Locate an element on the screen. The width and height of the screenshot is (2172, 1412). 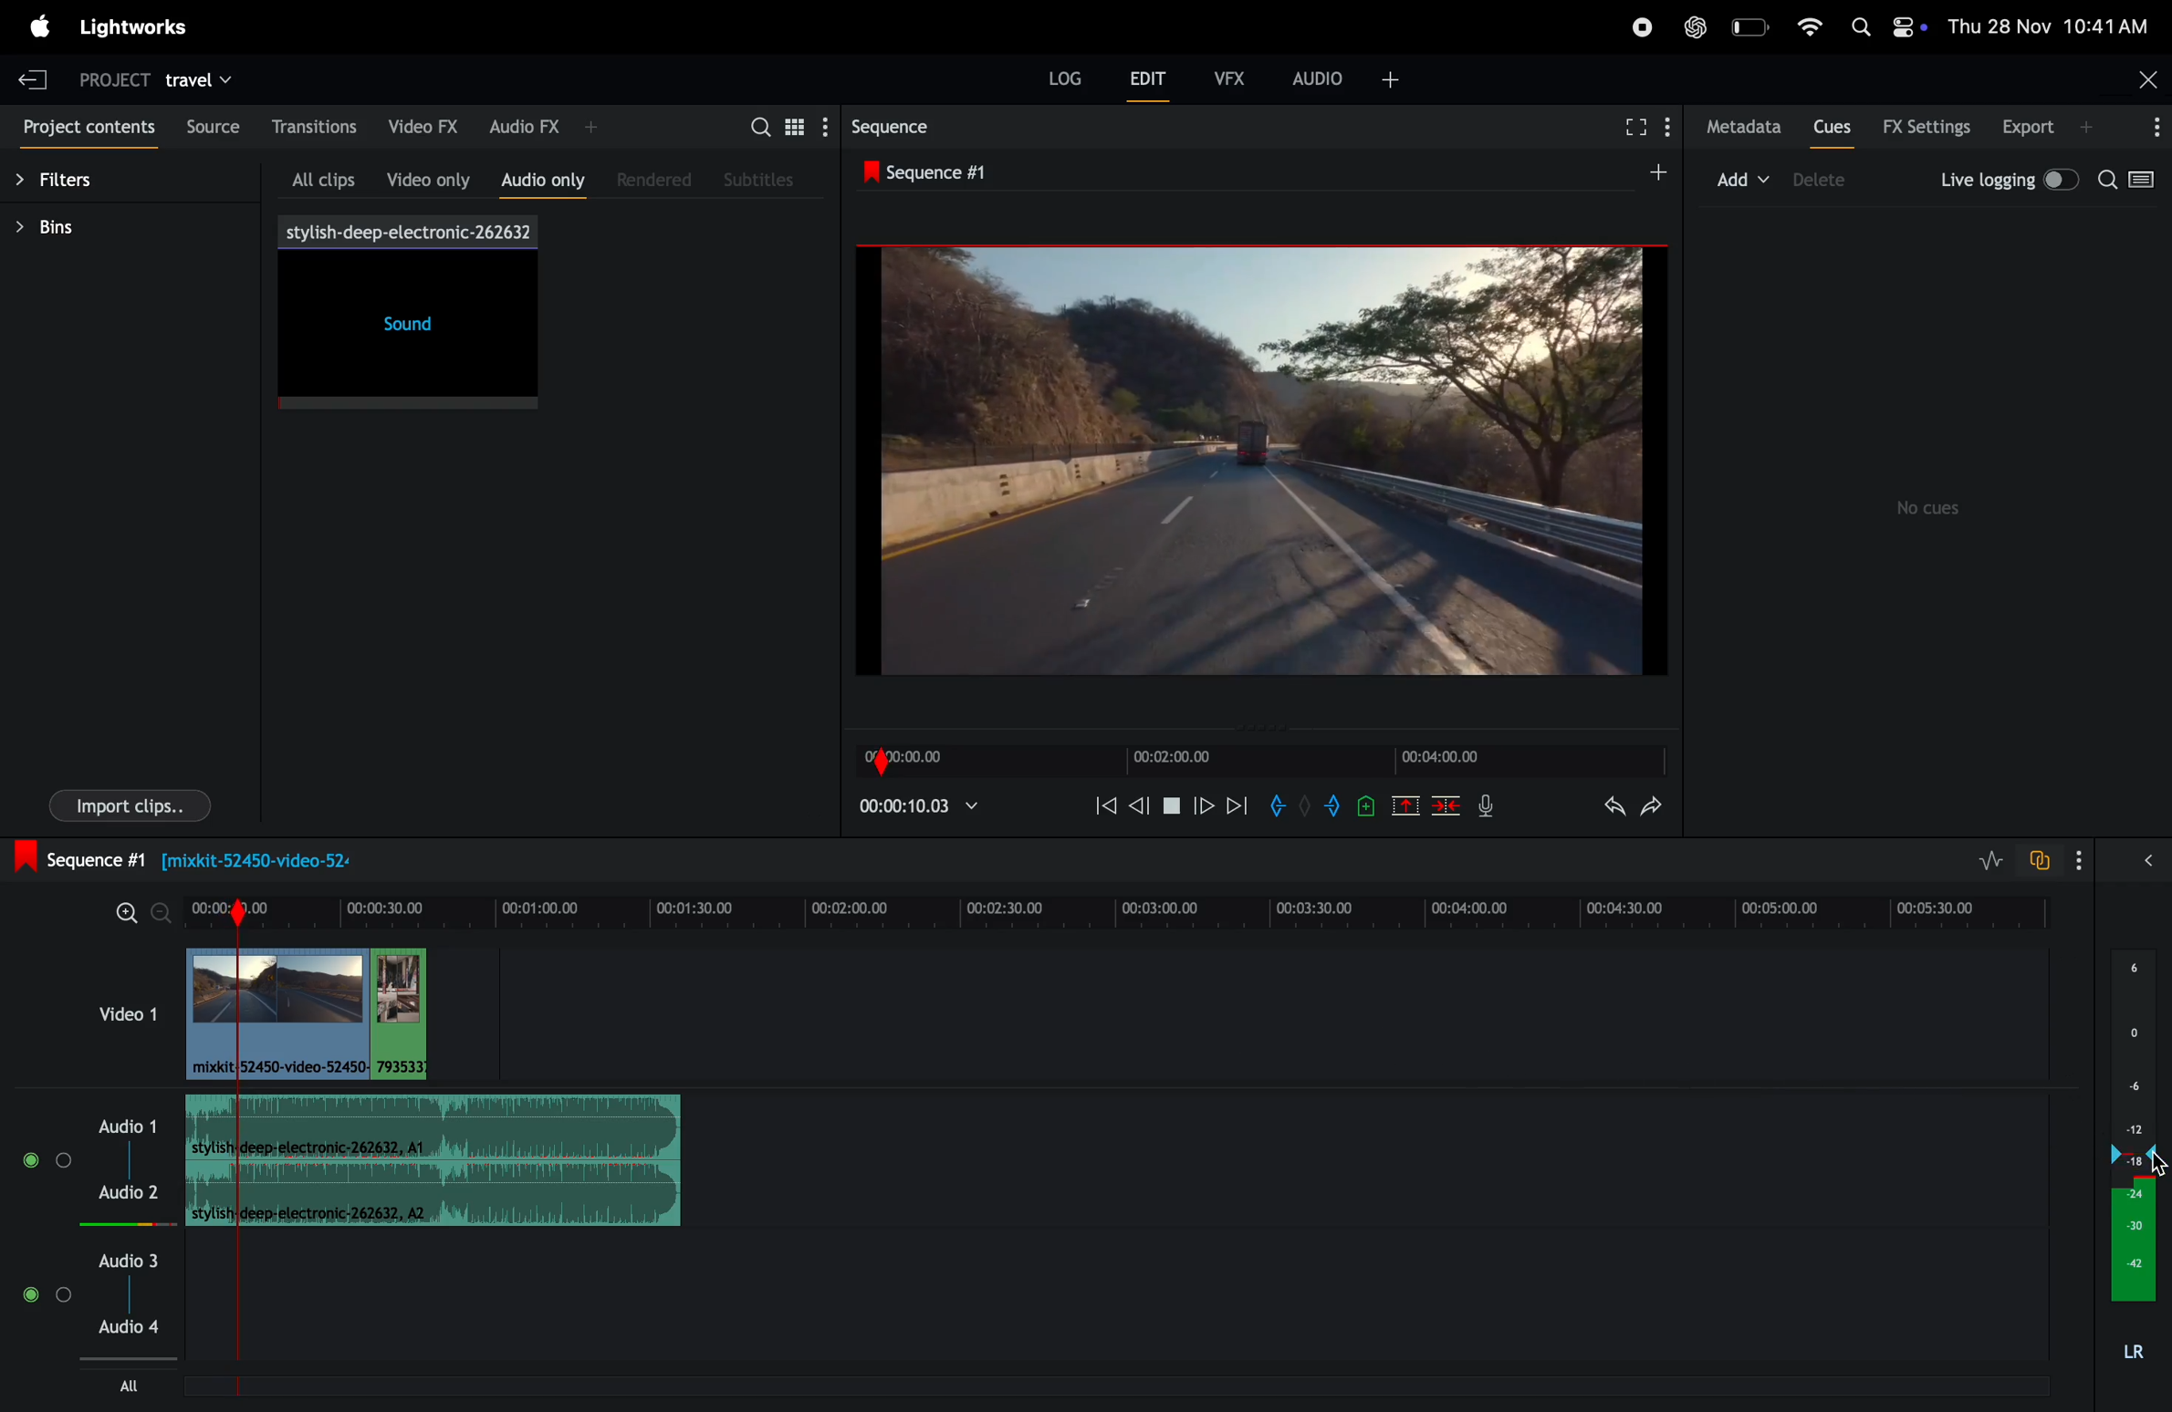
Fx settings is located at coordinates (1928, 125).